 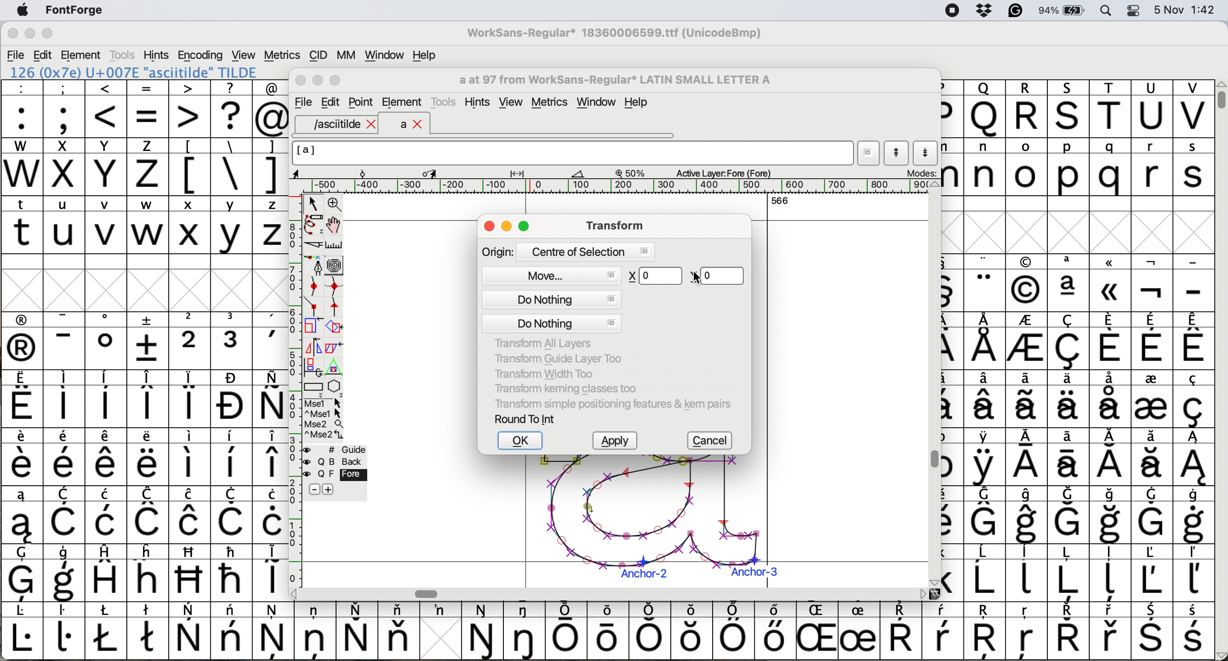 I want to click on symbol, so click(x=1111, y=398).